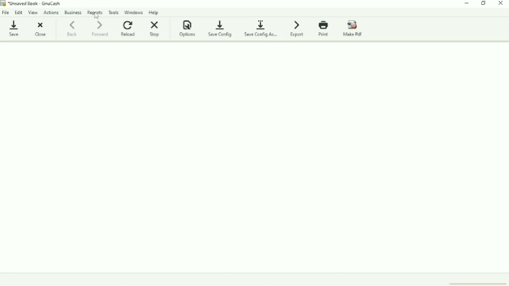 The height and width of the screenshot is (286, 509). What do you see at coordinates (40, 28) in the screenshot?
I see `Close` at bounding box center [40, 28].